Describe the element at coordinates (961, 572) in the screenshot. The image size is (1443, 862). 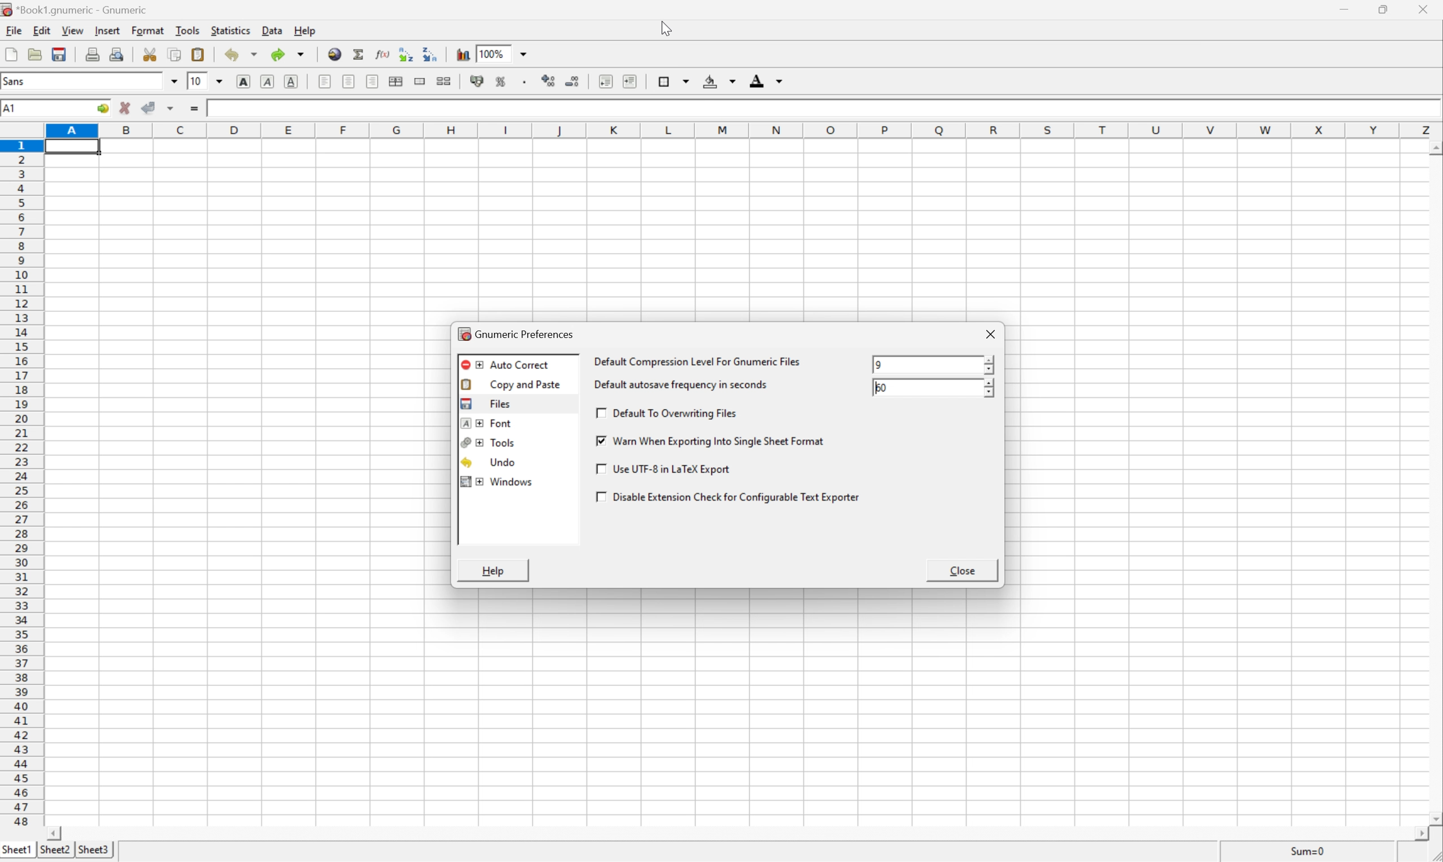
I see `close` at that location.